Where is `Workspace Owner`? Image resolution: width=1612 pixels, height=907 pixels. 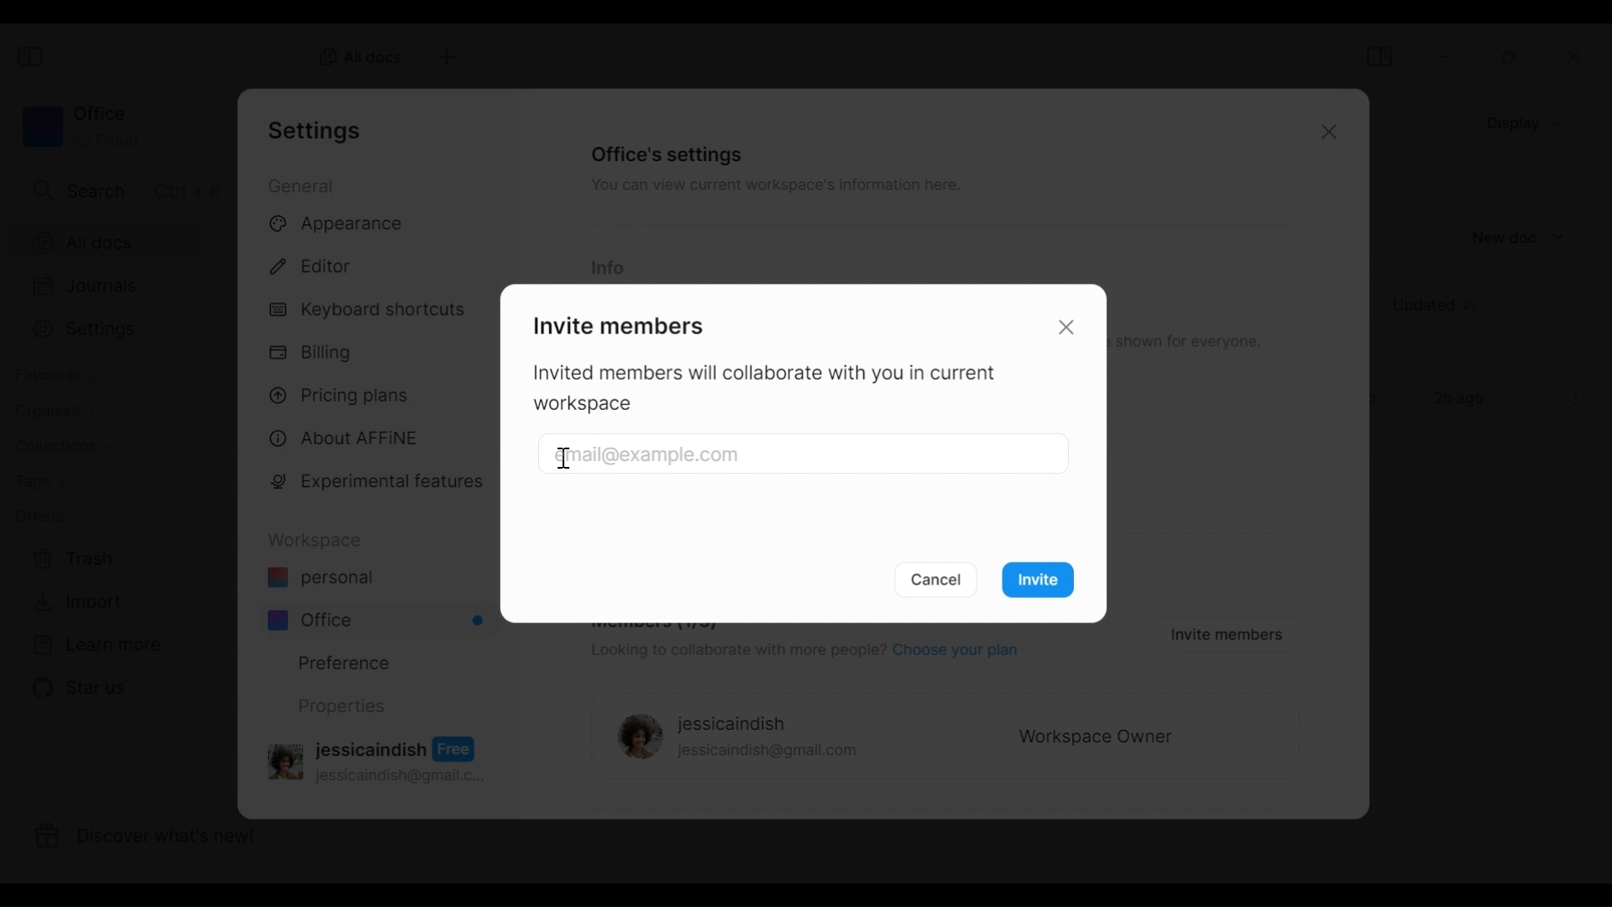
Workspace Owner is located at coordinates (1096, 738).